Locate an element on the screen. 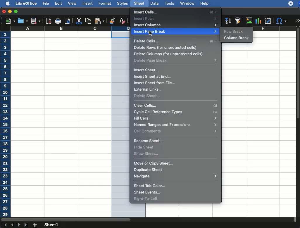 The height and width of the screenshot is (228, 300). last sheet is located at coordinates (26, 225).